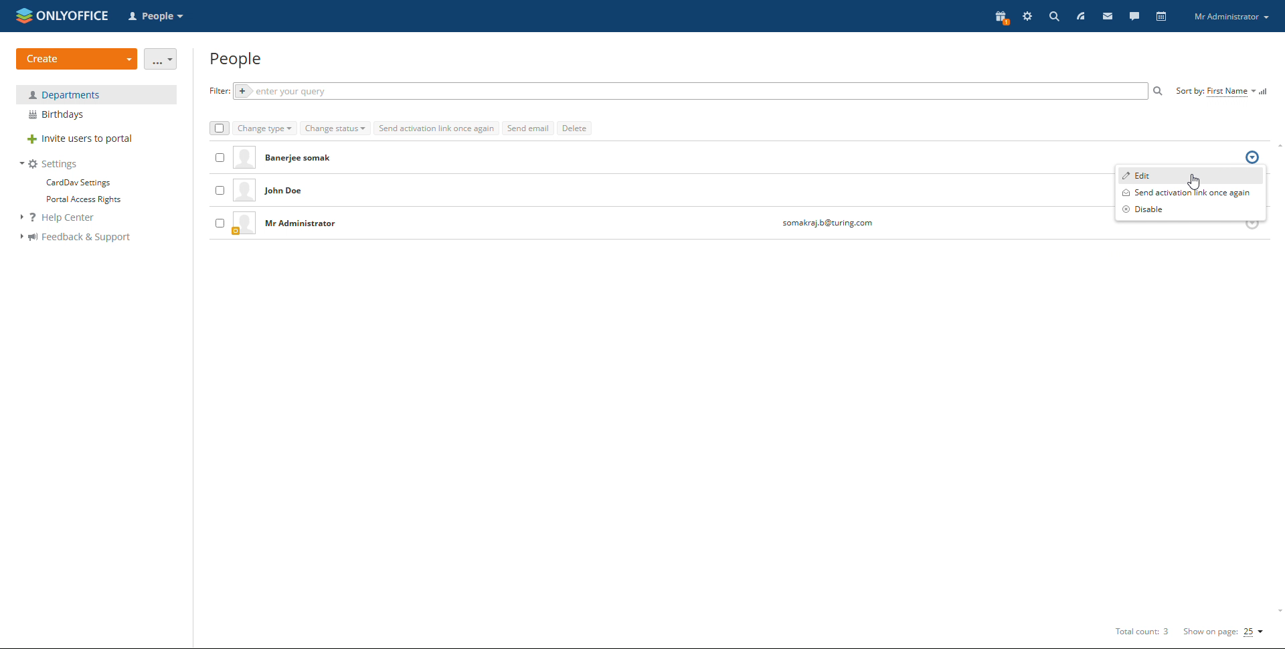 The height and width of the screenshot is (649, 1285). I want to click on carddev settings, so click(77, 183).